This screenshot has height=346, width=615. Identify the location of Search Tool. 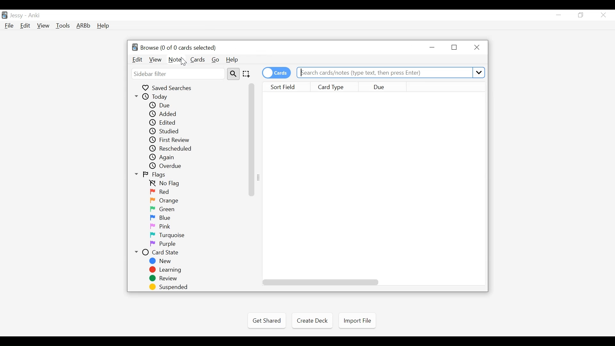
(233, 74).